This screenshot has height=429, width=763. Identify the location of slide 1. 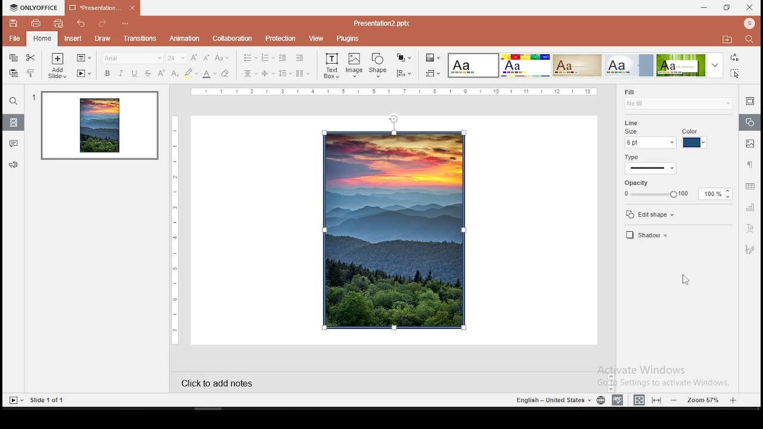
(100, 127).